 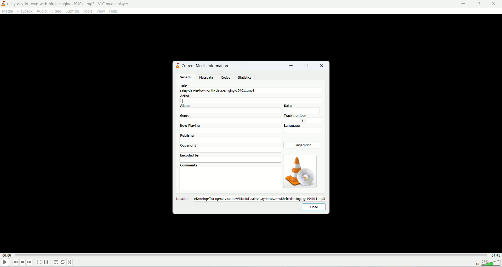 I want to click on played time, so click(x=7, y=256).